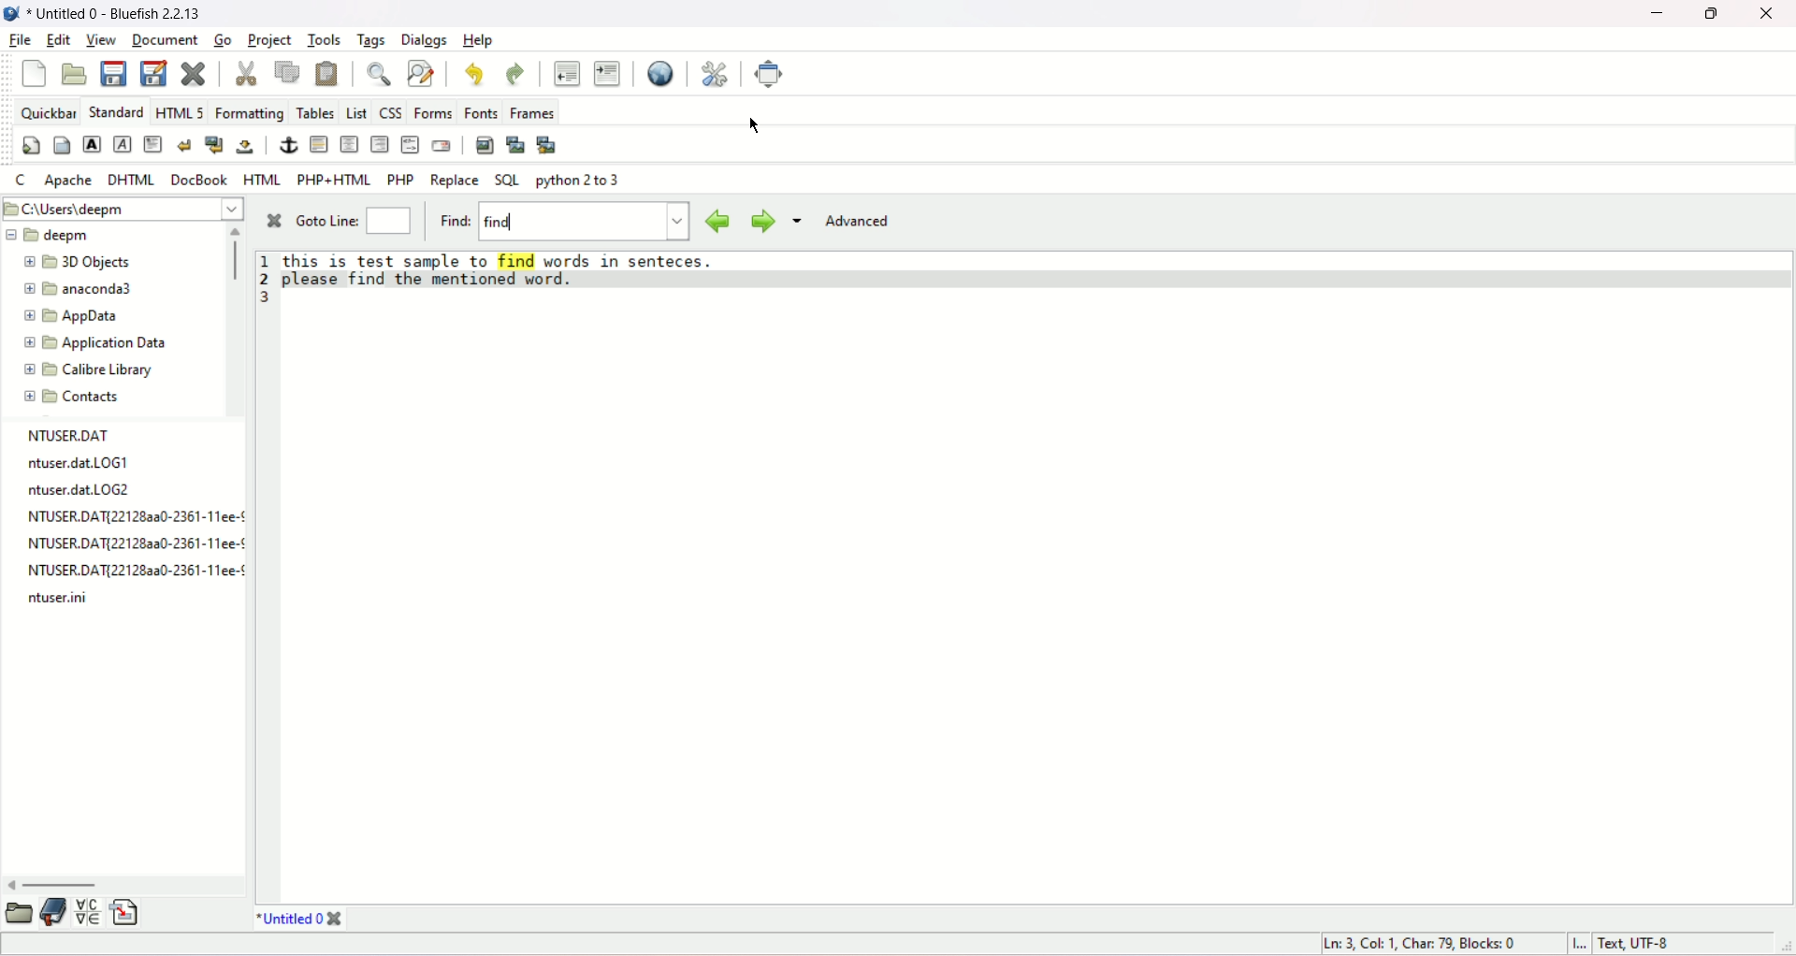 This screenshot has width=1796, height=956. Describe the element at coordinates (89, 492) in the screenshot. I see `ntuser.dat.LOG2` at that location.